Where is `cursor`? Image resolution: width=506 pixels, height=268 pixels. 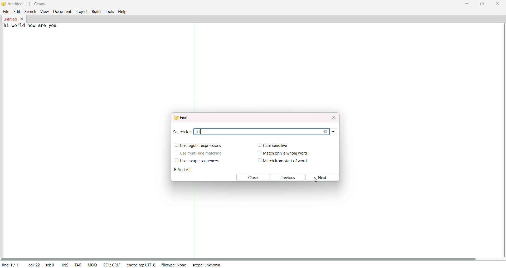
cursor is located at coordinates (318, 181).